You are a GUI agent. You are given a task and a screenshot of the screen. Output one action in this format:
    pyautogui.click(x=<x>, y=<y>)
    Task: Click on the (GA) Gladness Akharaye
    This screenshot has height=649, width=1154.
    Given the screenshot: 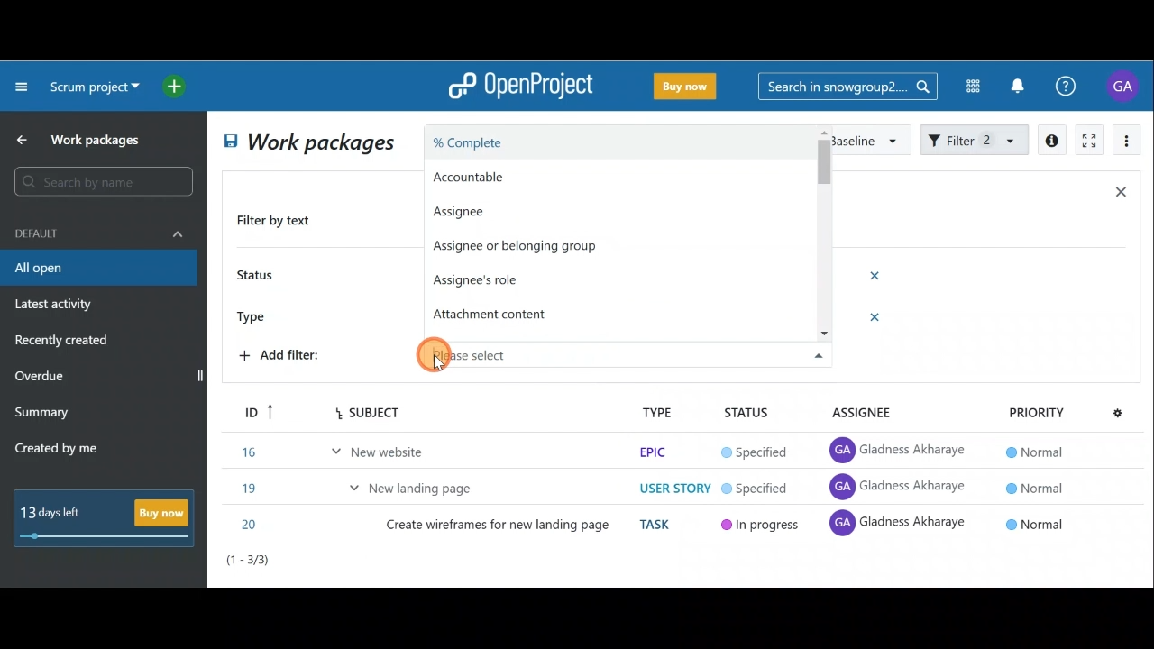 What is the action you would take?
    pyautogui.click(x=901, y=451)
    